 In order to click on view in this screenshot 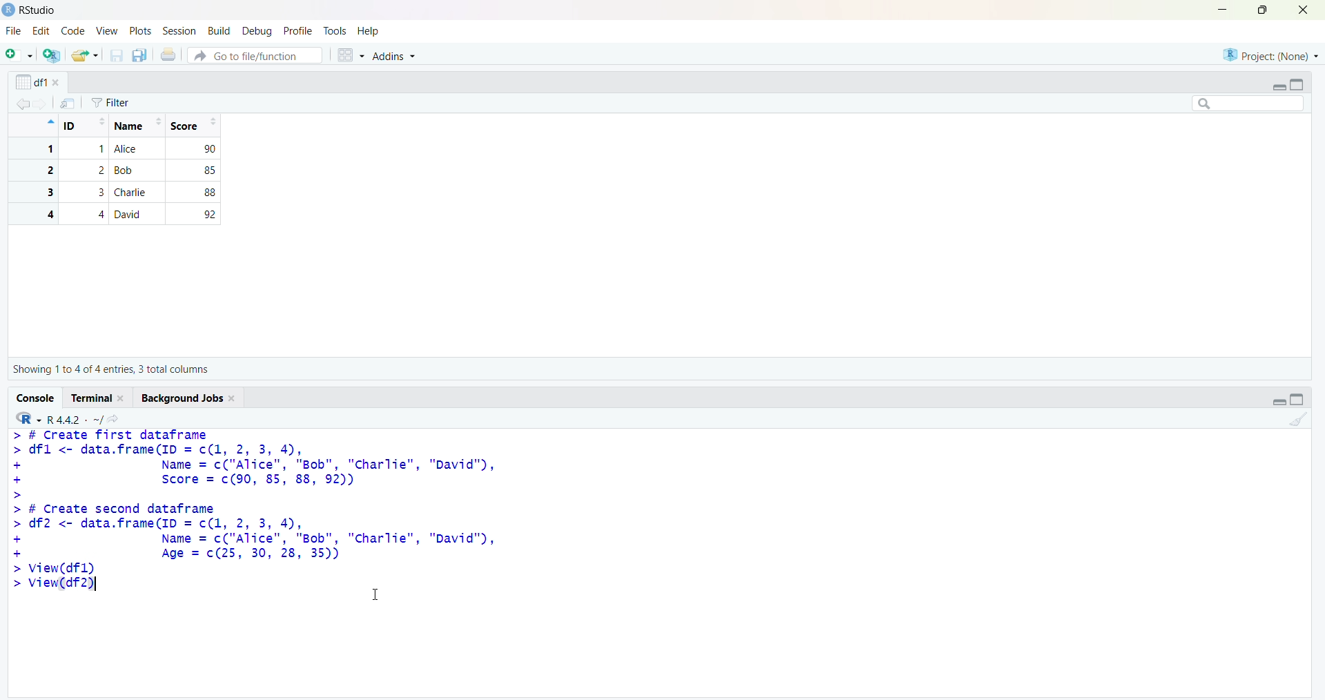, I will do `click(108, 32)`.